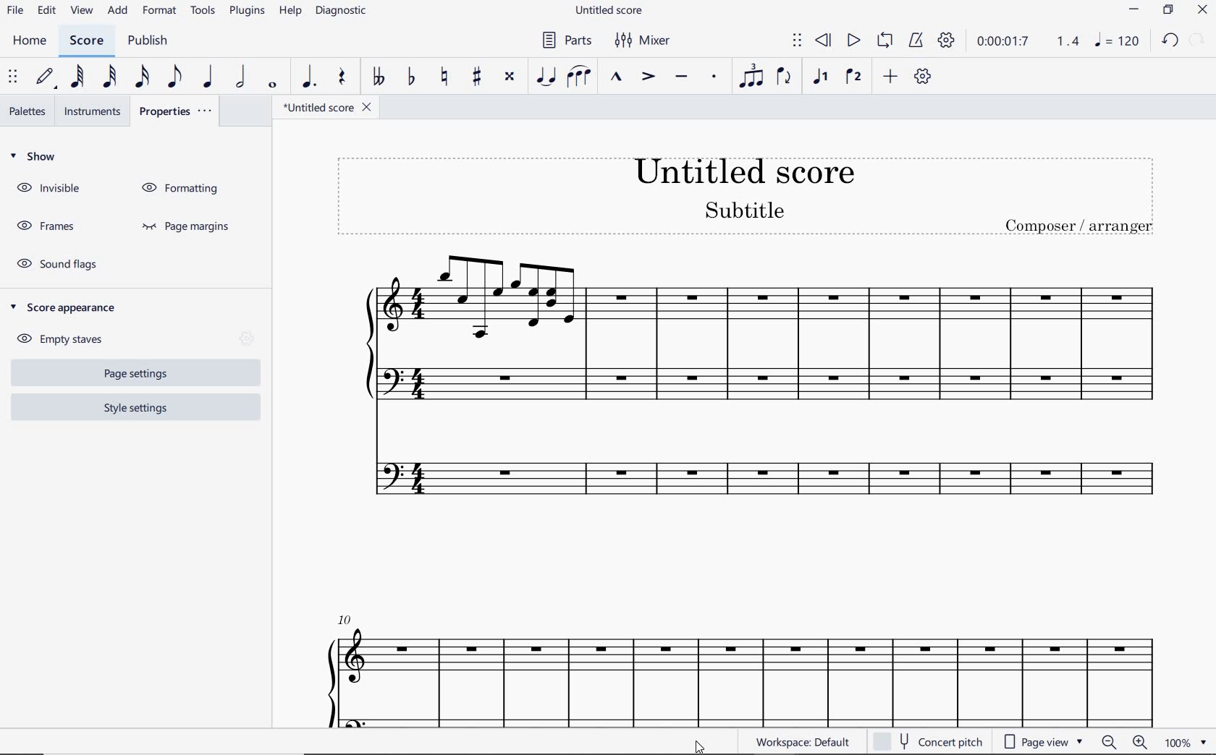 This screenshot has height=755, width=1216. I want to click on FORMATTING, so click(184, 189).